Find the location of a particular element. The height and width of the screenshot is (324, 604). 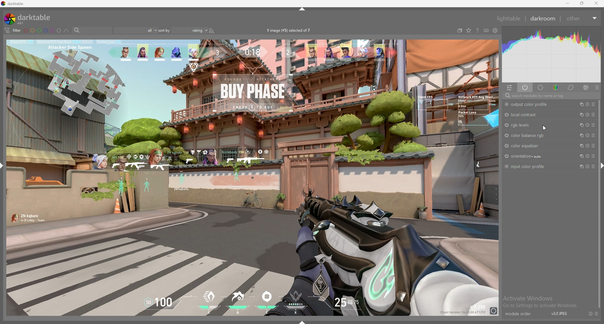

scroll bar is located at coordinates (599, 202).